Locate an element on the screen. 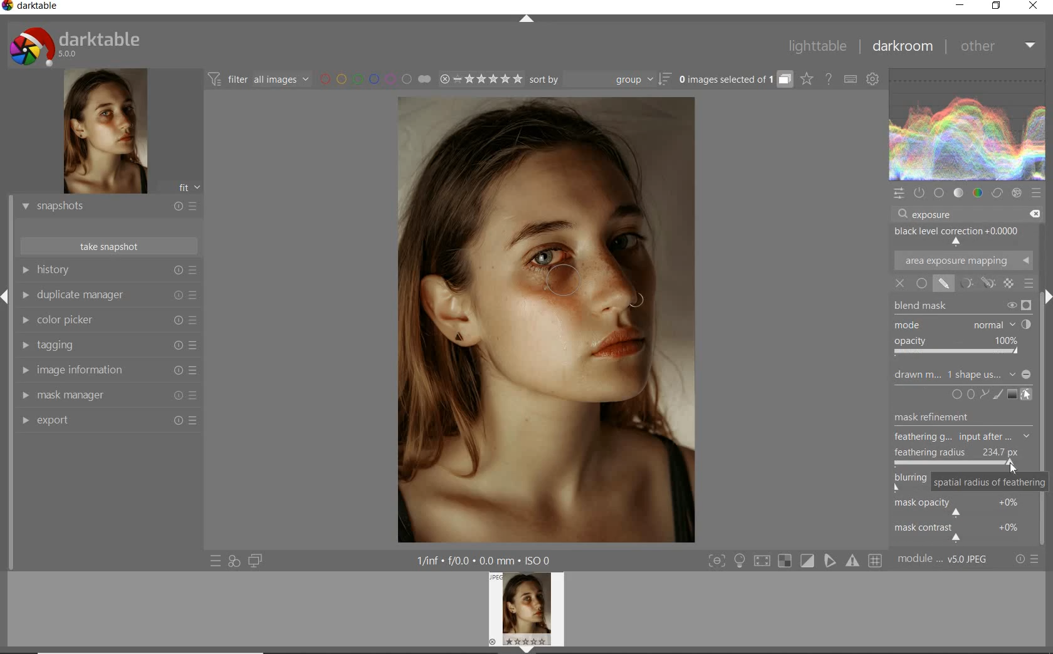  OFF is located at coordinates (901, 283).